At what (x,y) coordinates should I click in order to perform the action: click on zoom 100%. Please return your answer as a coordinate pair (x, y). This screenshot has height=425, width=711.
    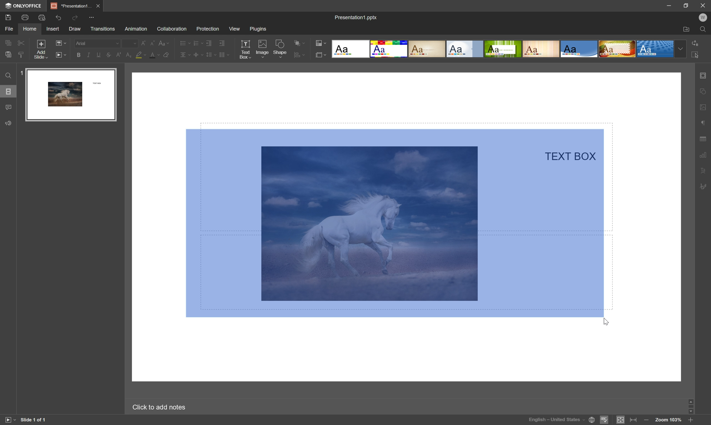
    Looking at the image, I should click on (668, 420).